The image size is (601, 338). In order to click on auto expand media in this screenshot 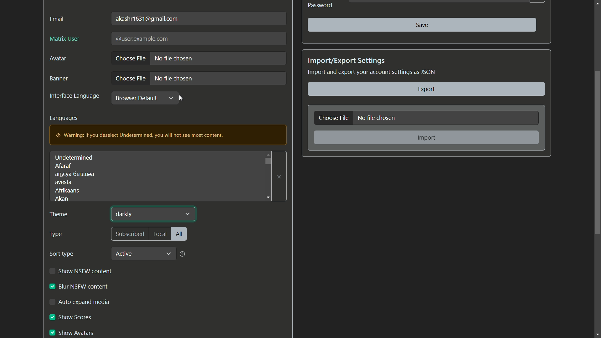, I will do `click(84, 302)`.